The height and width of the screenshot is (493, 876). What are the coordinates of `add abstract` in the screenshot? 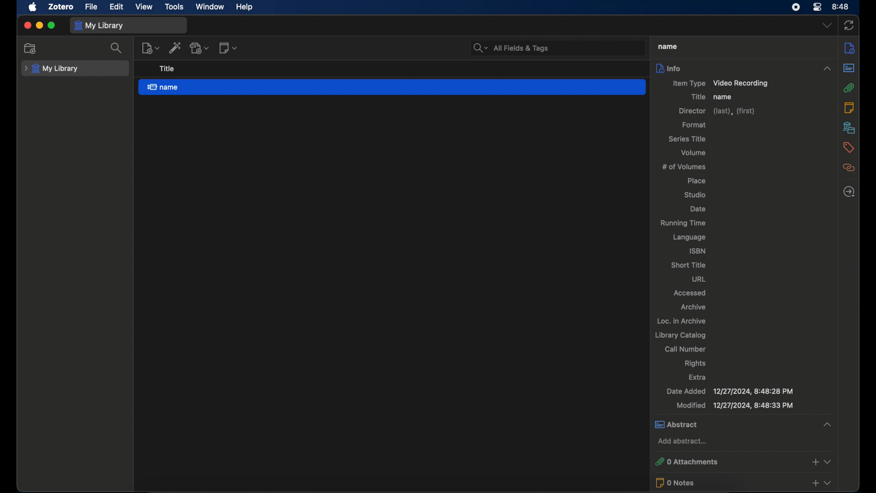 It's located at (682, 441).